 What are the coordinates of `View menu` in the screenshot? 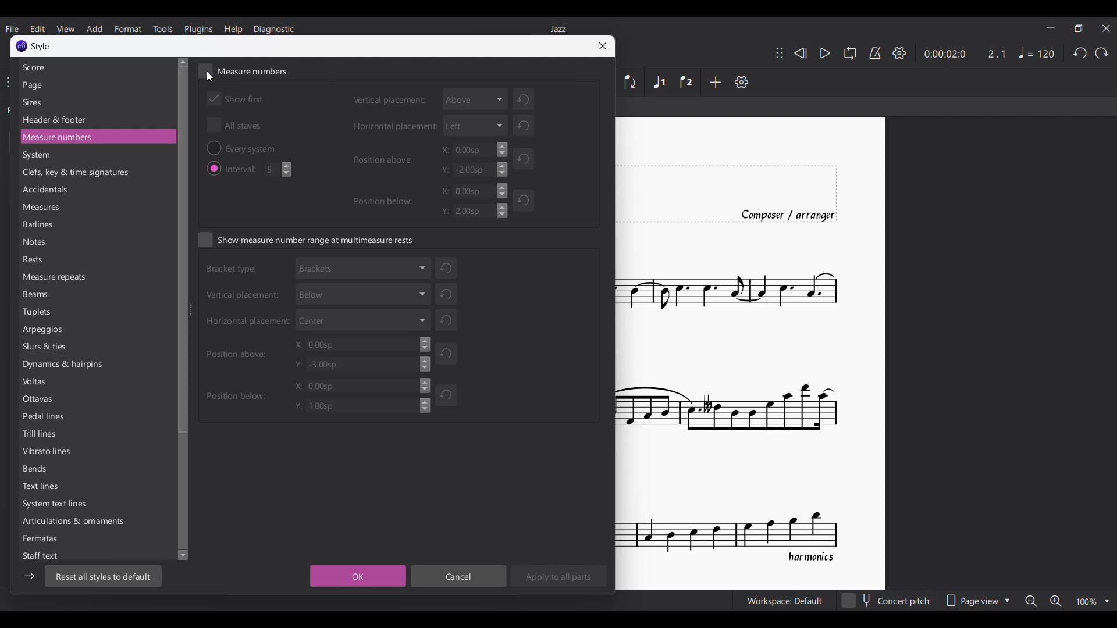 It's located at (65, 28).